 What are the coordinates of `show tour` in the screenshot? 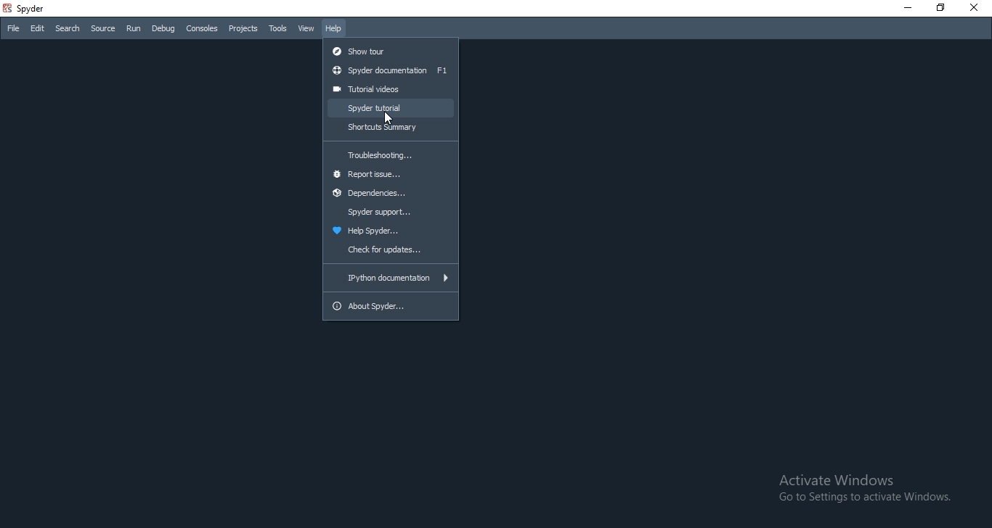 It's located at (390, 49).